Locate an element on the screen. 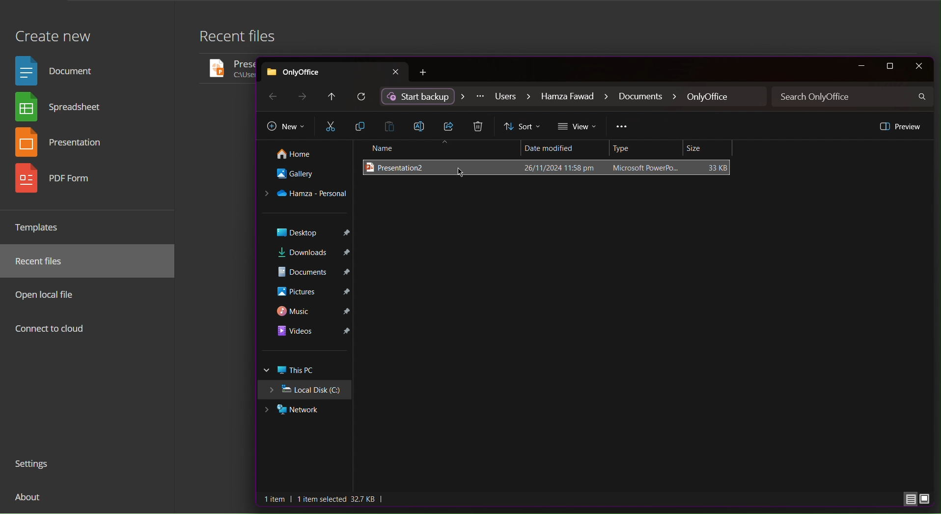 The height and width of the screenshot is (514, 941). Date modified is located at coordinates (567, 149).